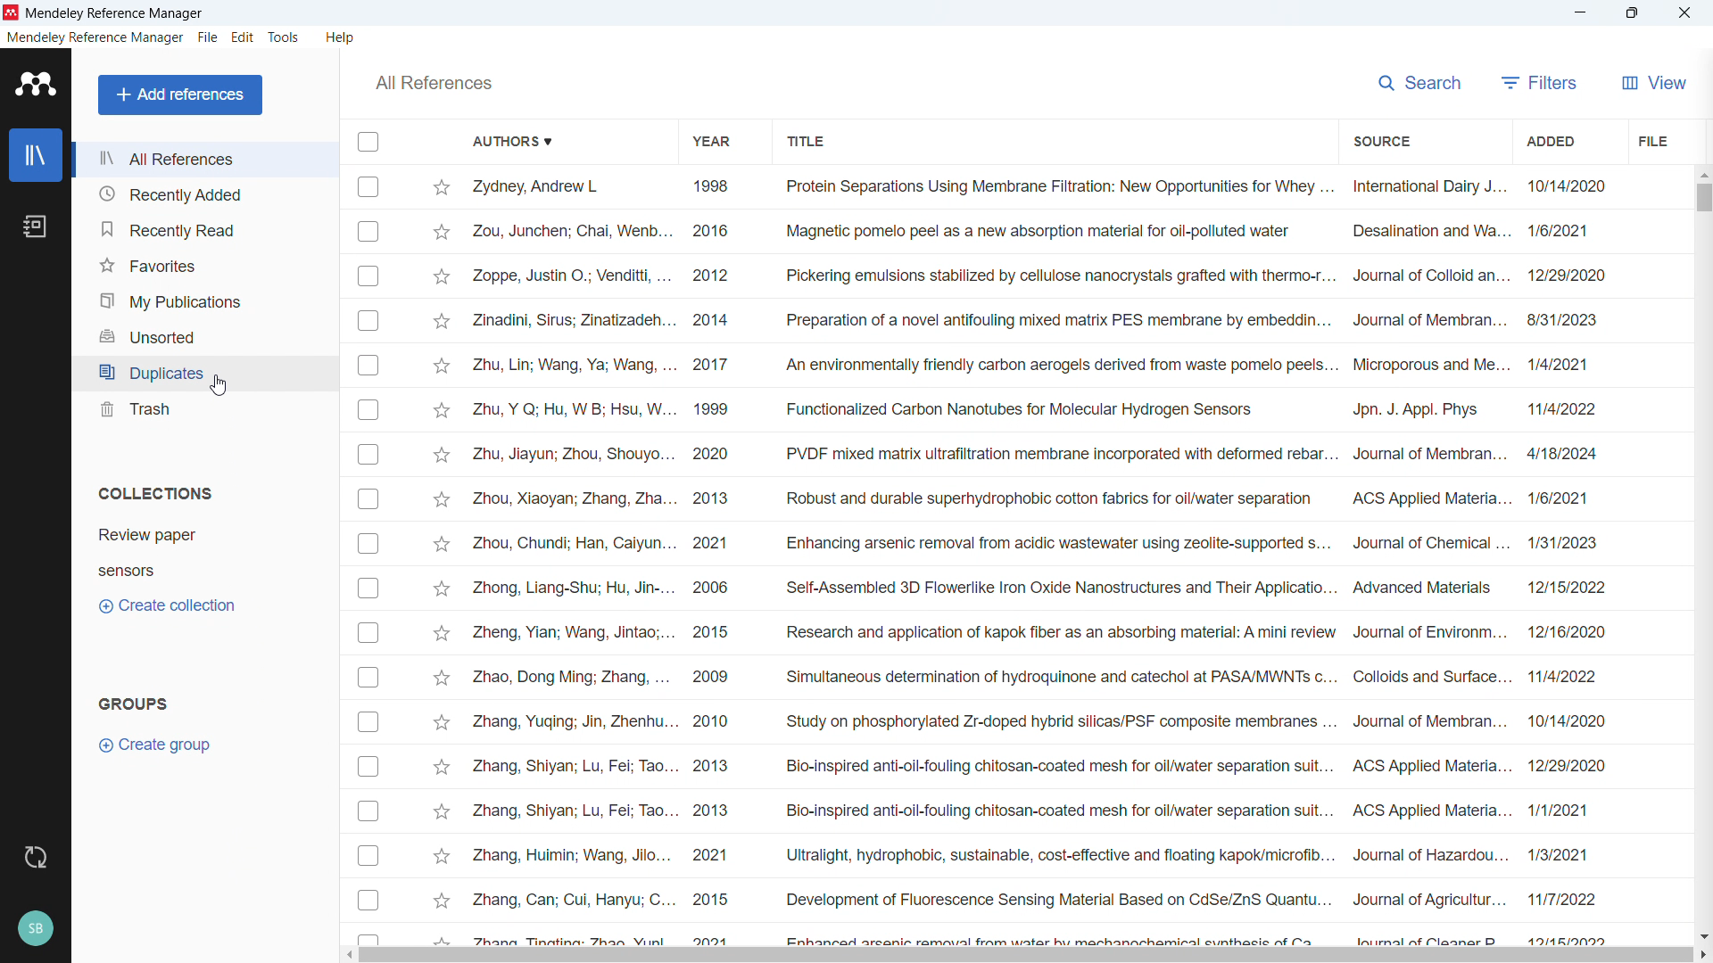 The height and width of the screenshot is (963, 1713). I want to click on Duplicates , so click(204, 373).